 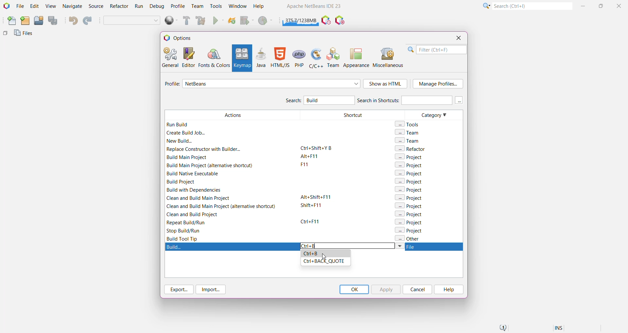 I want to click on Help, so click(x=448, y=290).